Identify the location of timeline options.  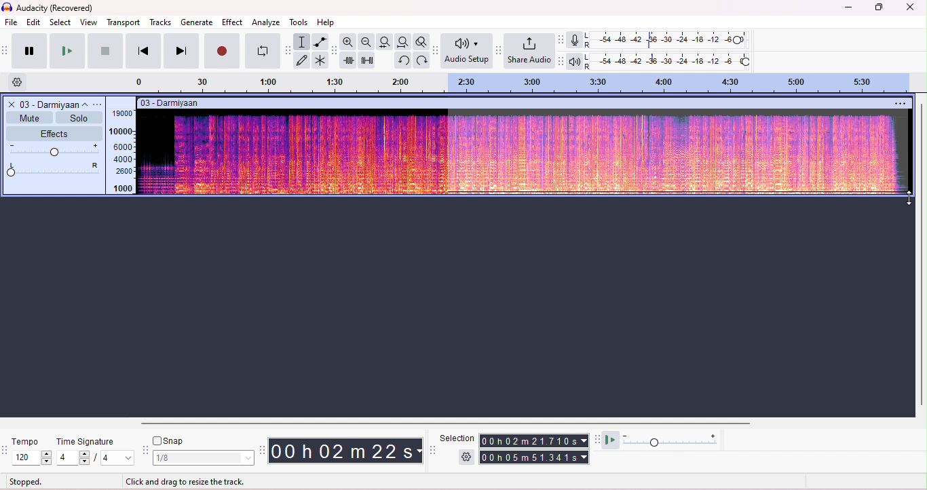
(18, 83).